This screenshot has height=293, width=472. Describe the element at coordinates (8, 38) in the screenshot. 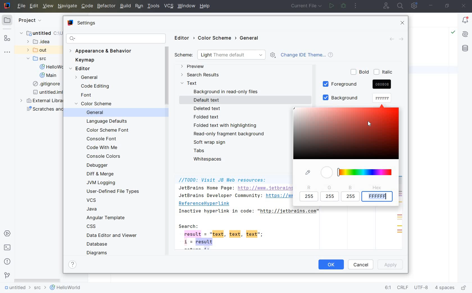

I see `structure` at that location.